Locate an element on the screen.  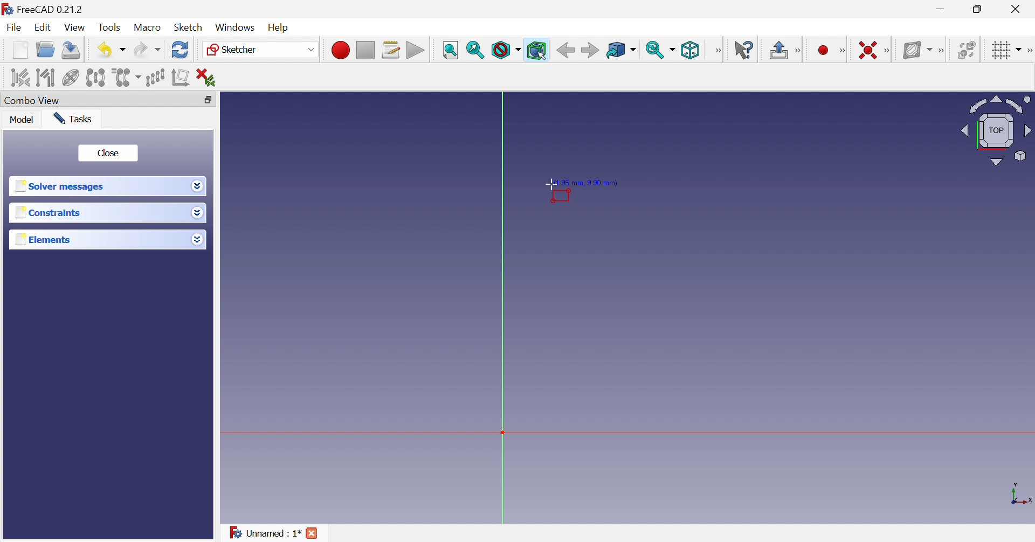
Edit is located at coordinates (43, 28).